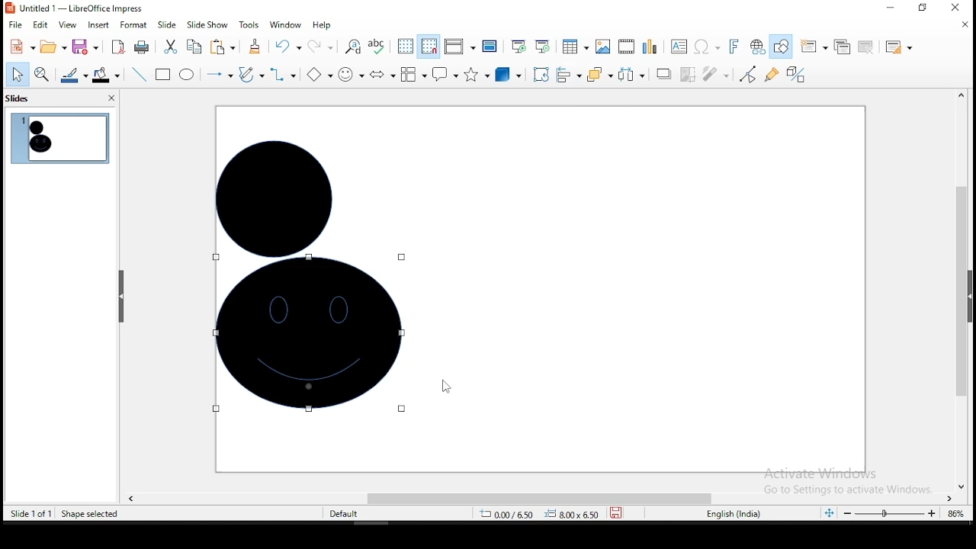  What do you see at coordinates (284, 74) in the screenshot?
I see `connectors` at bounding box center [284, 74].